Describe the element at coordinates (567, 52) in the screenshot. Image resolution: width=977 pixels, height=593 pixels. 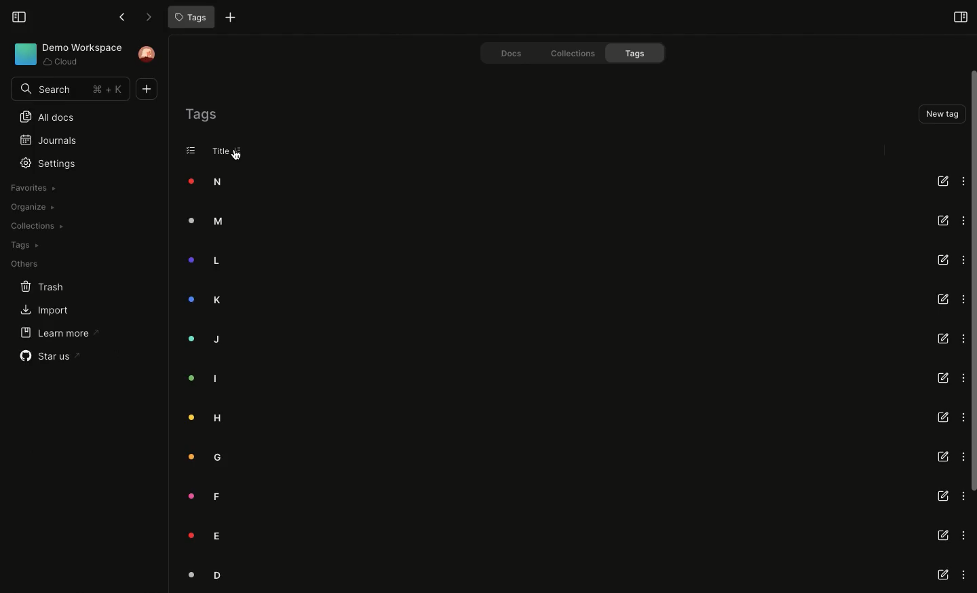
I see `Collections` at that location.